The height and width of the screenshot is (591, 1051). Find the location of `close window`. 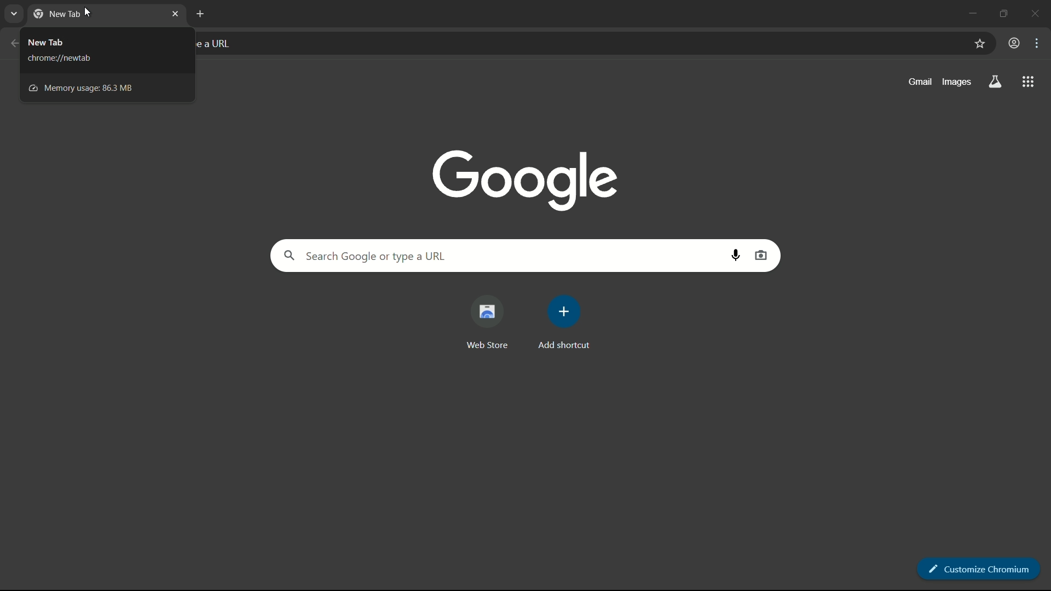

close window is located at coordinates (1039, 12).